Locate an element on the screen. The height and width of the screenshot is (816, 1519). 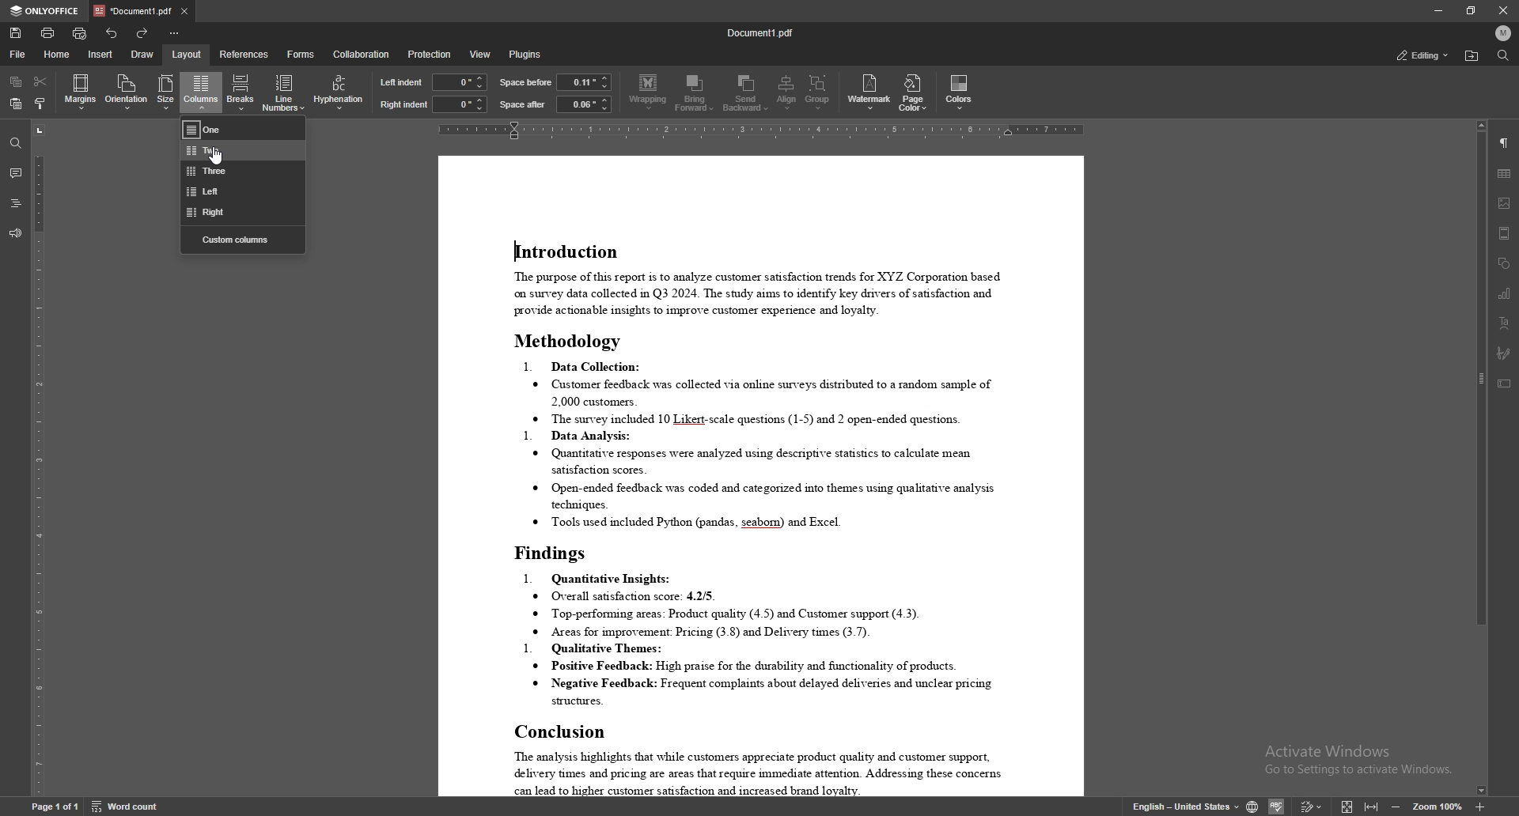
page is located at coordinates (55, 807).